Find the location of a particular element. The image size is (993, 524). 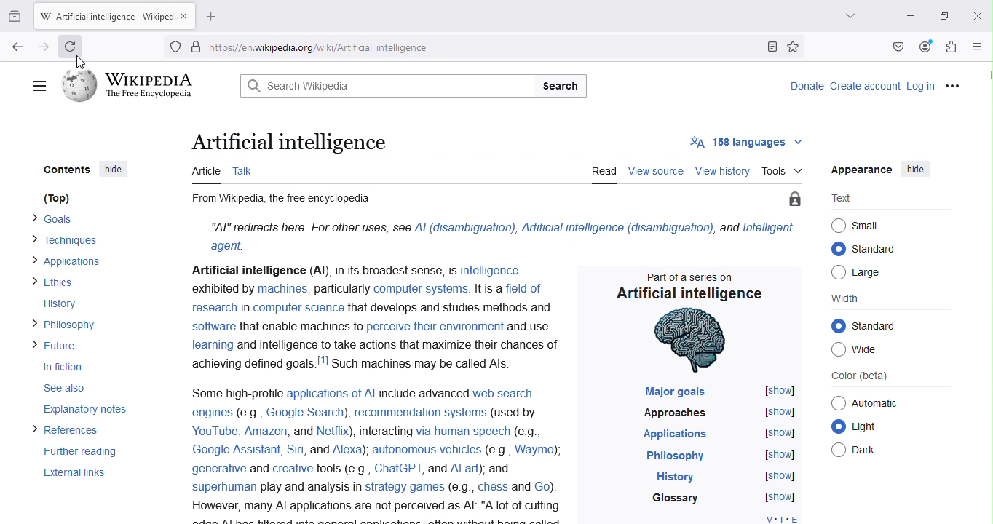

Waymo) is located at coordinates (537, 450).